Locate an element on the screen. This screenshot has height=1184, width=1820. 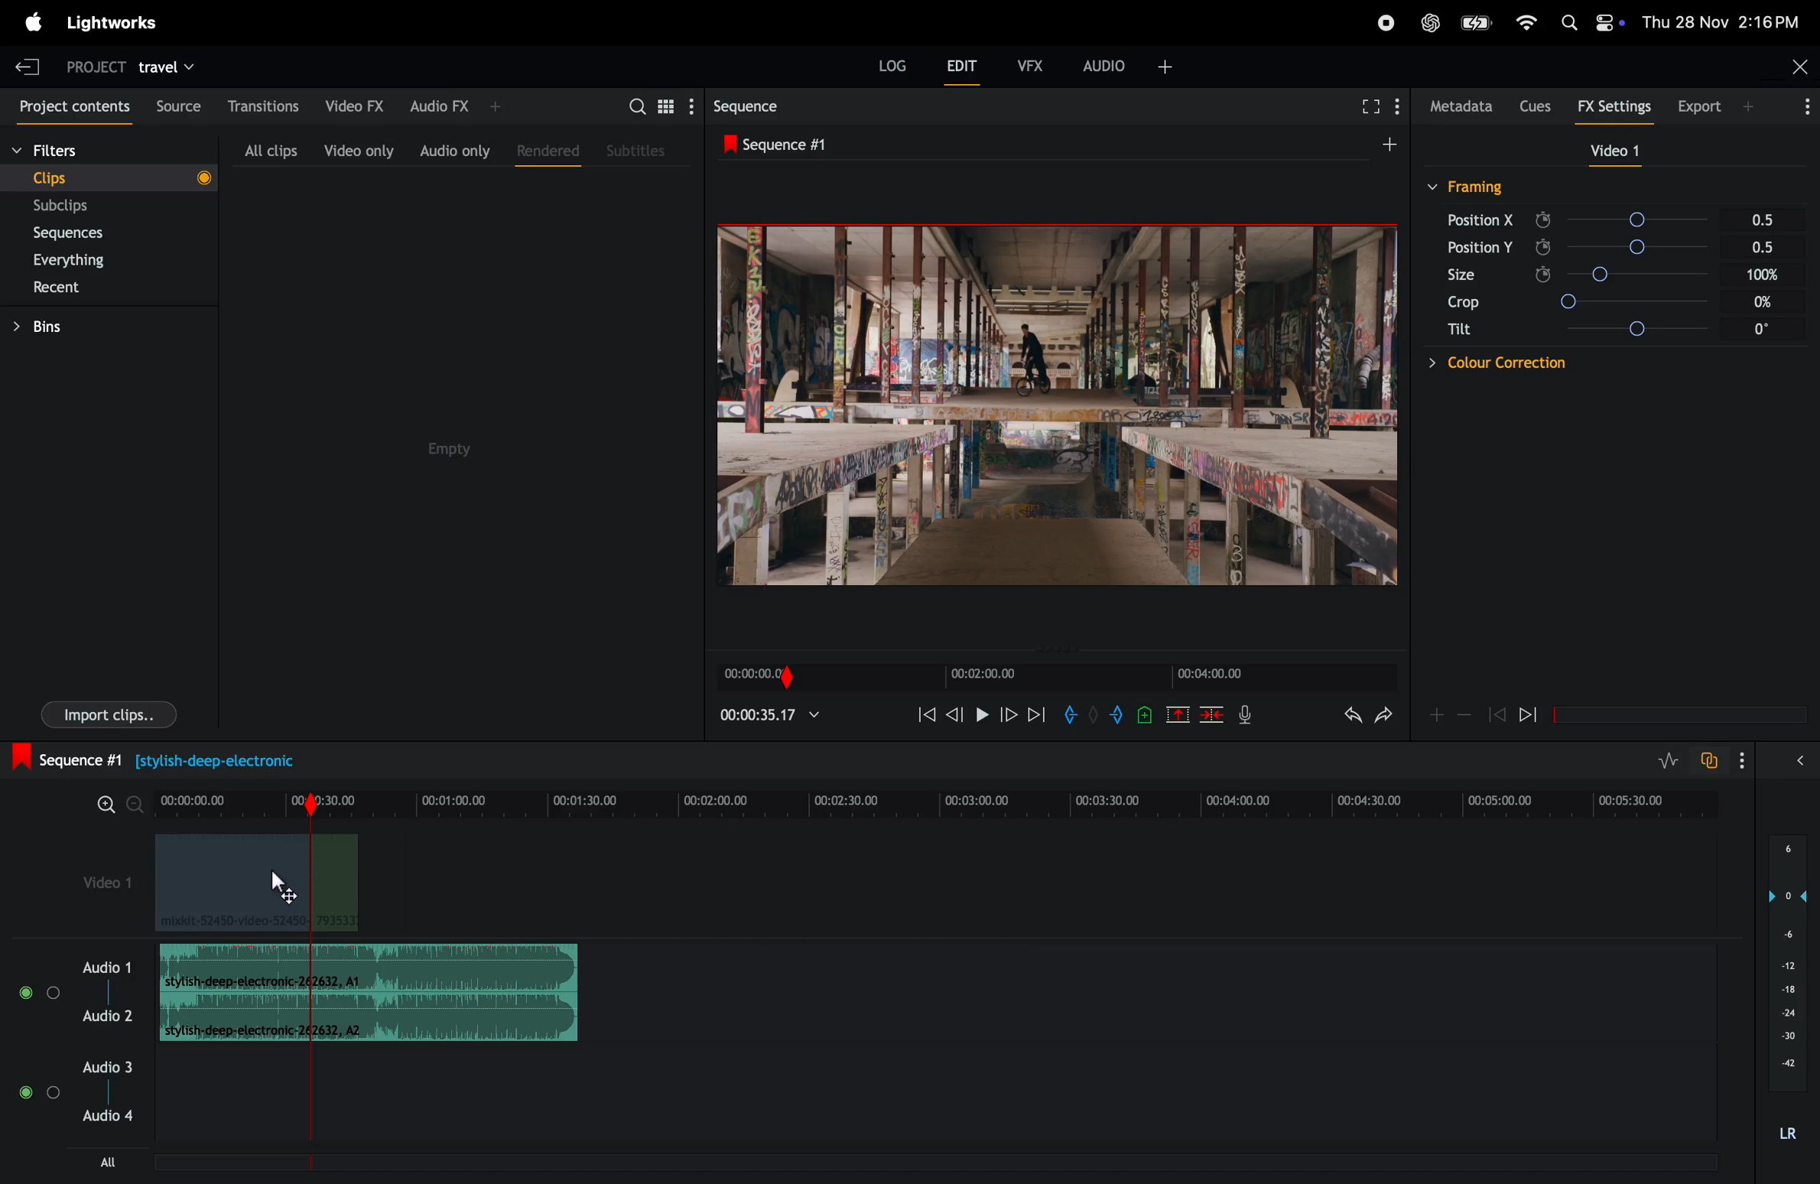
transitons is located at coordinates (262, 101).